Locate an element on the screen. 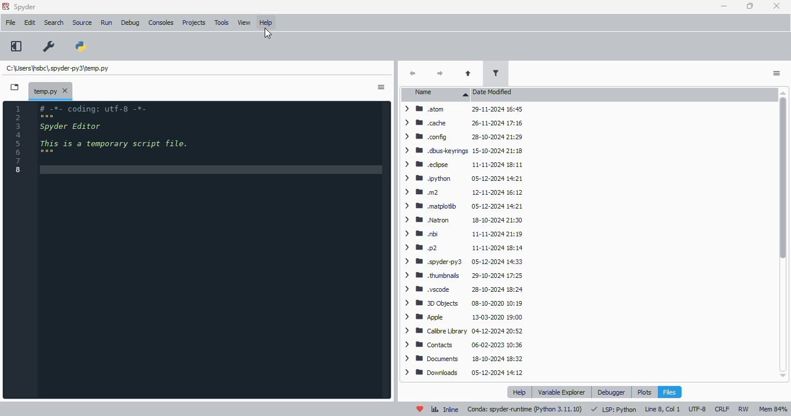 The width and height of the screenshot is (791, 416). variable explorer is located at coordinates (561, 392).